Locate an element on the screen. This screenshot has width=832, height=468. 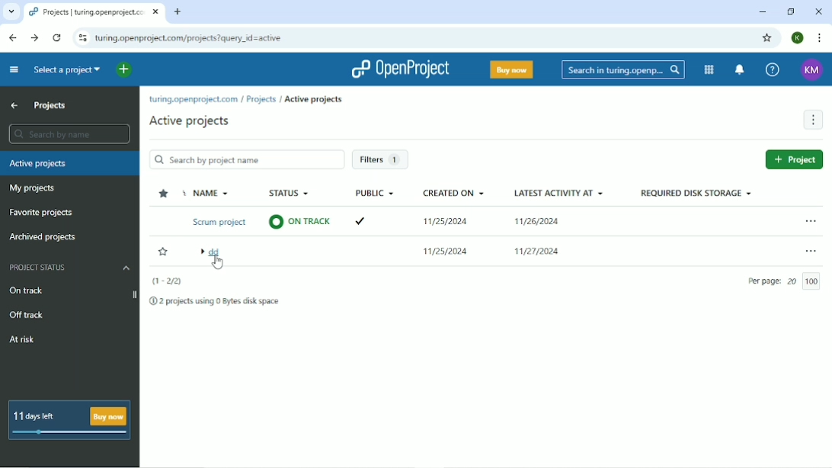
Search by name is located at coordinates (68, 134).